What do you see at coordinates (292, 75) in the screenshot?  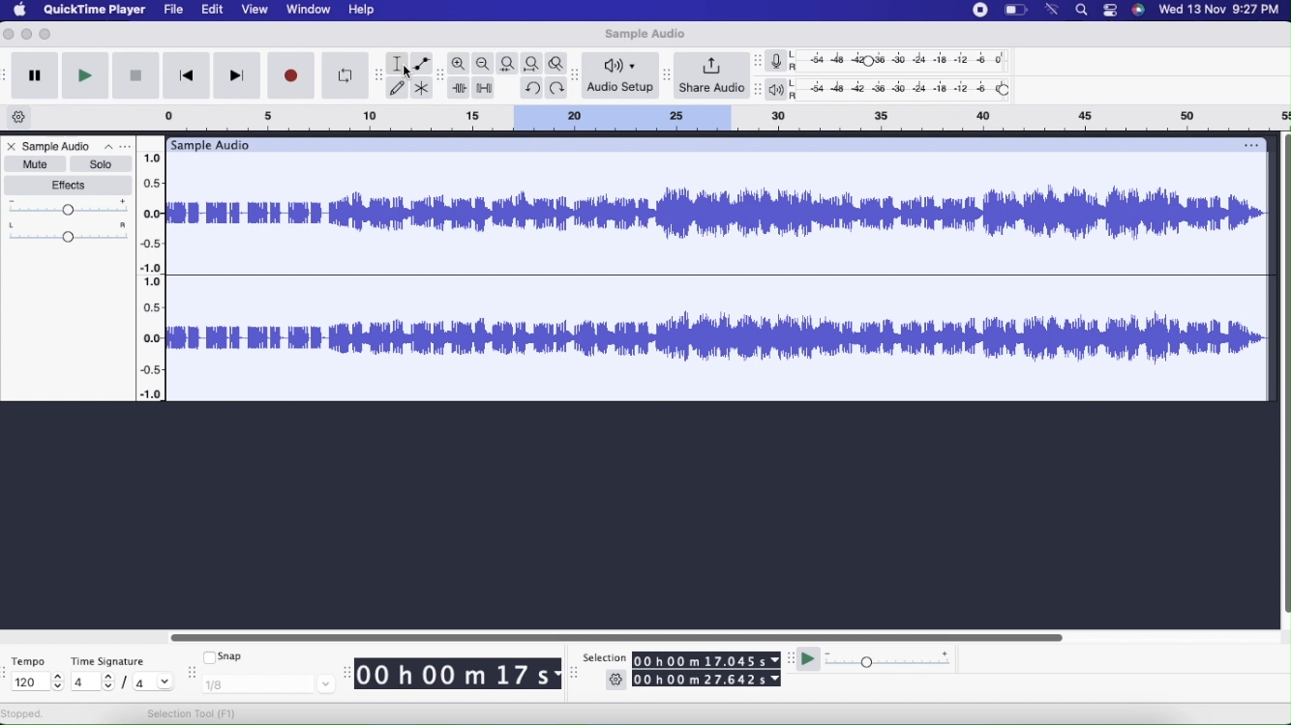 I see `Record` at bounding box center [292, 75].